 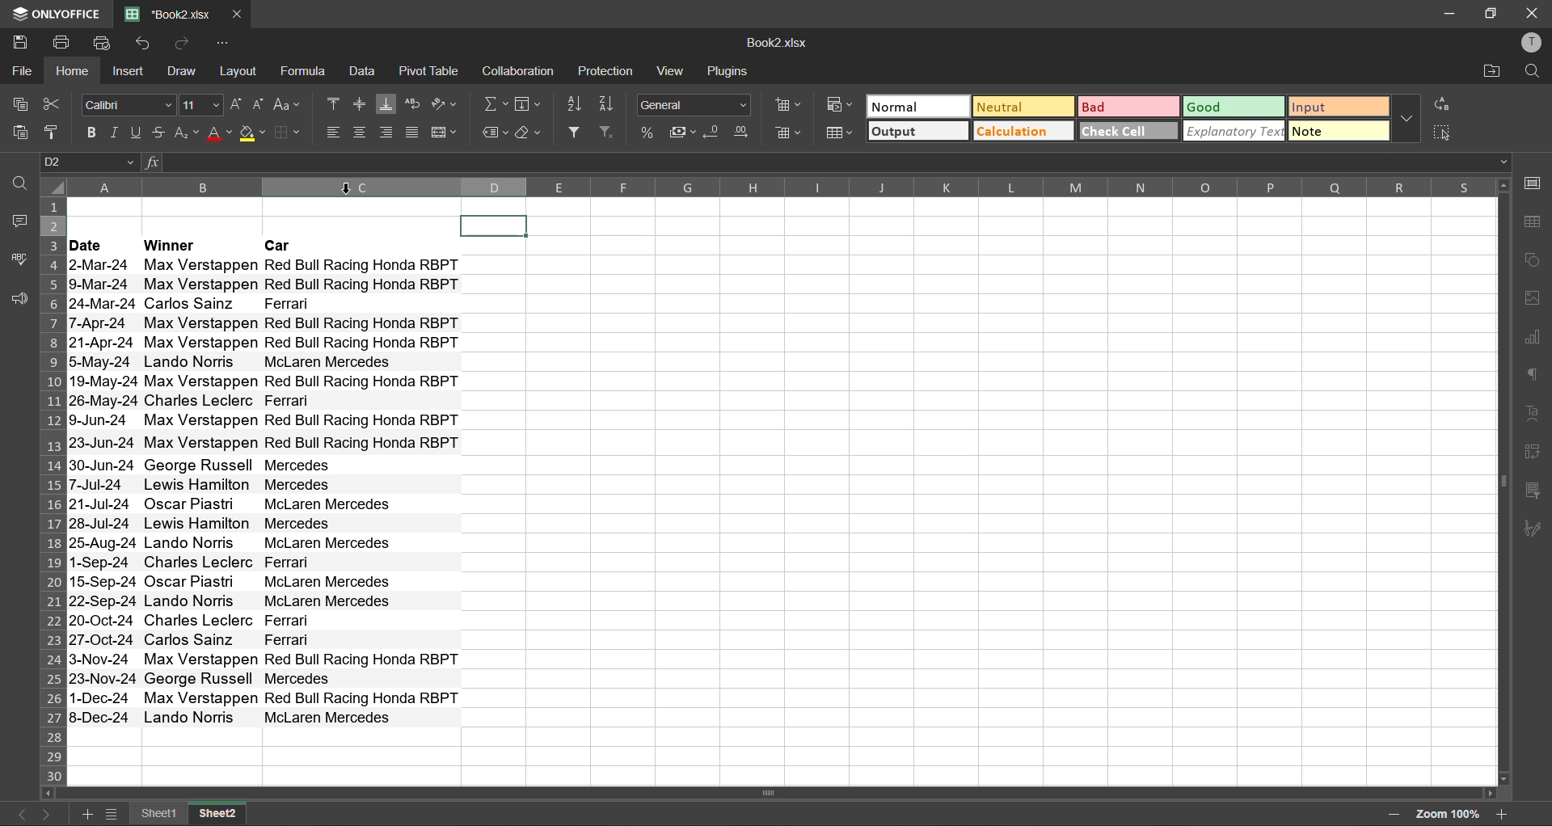 I want to click on orientation, so click(x=445, y=102).